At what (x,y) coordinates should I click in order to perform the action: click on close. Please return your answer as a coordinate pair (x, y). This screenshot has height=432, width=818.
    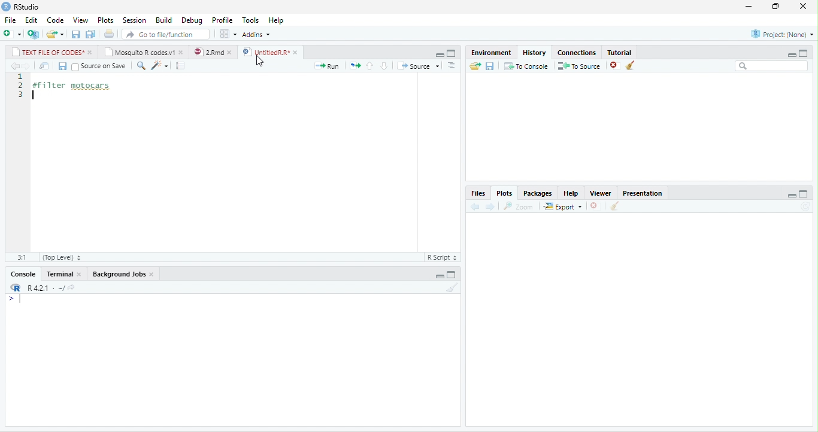
    Looking at the image, I should click on (297, 53).